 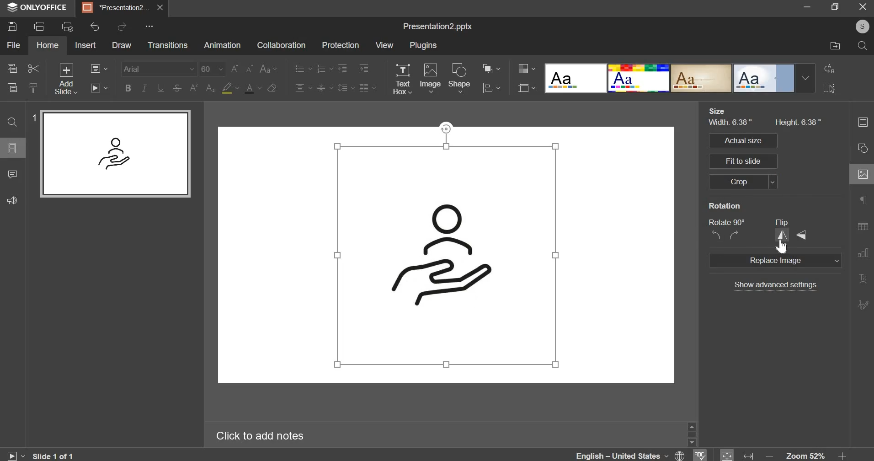 What do you see at coordinates (863, 279) in the screenshot?
I see `text art` at bounding box center [863, 279].